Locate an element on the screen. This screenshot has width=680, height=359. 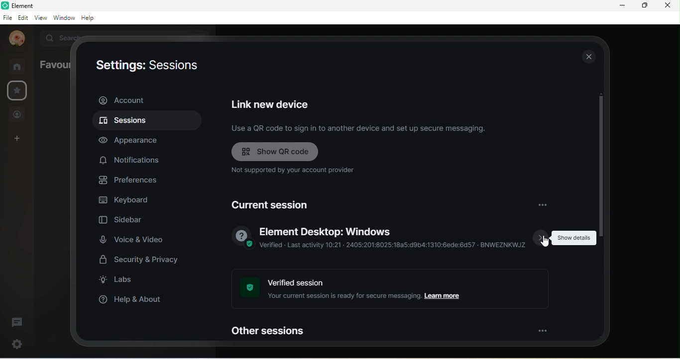
account is located at coordinates (16, 38).